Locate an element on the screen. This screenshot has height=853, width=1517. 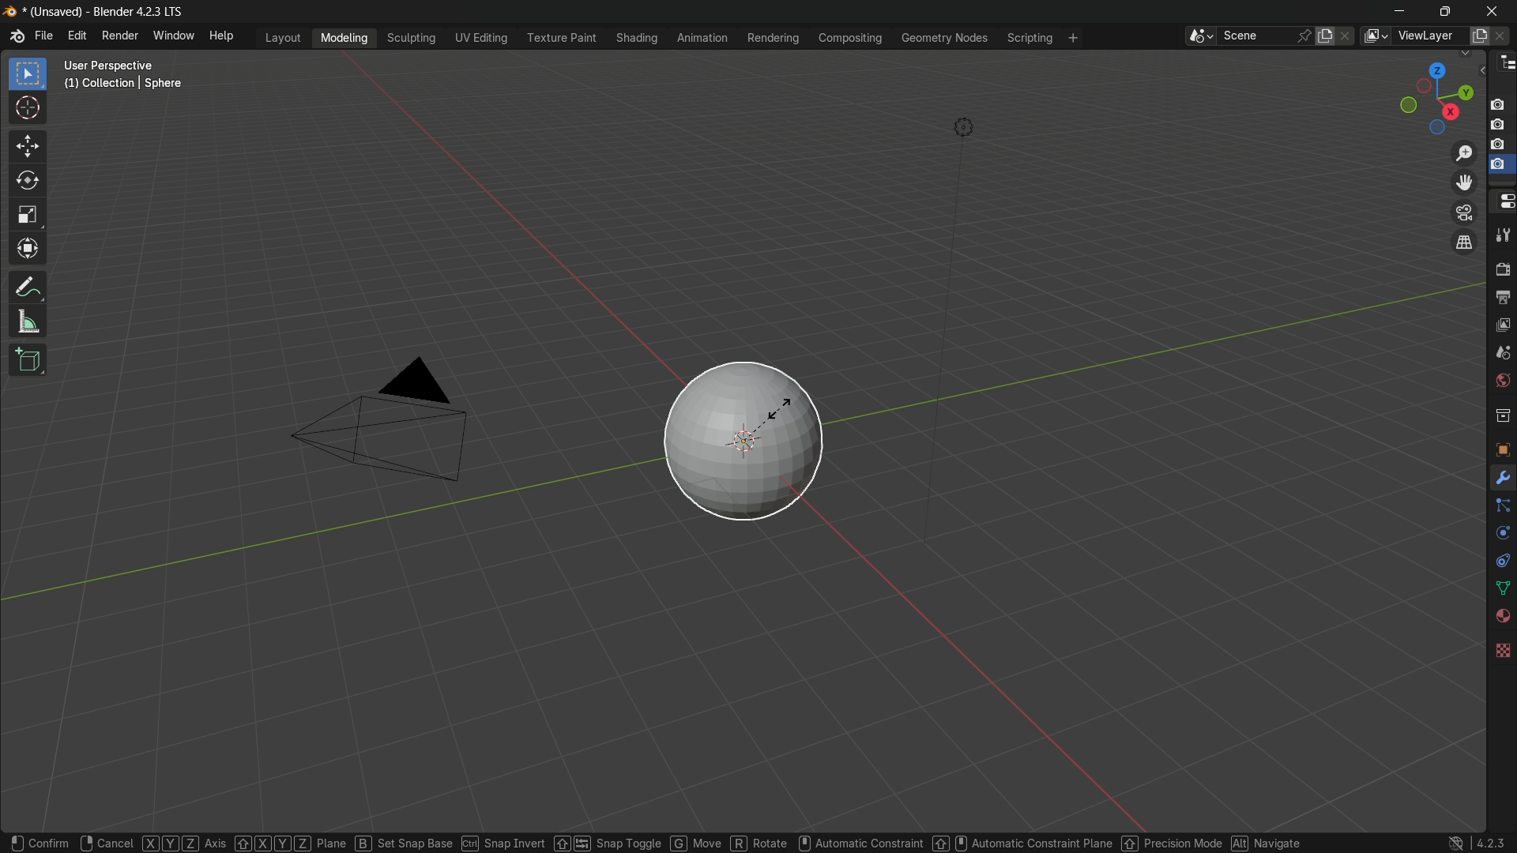
4.2.3 is located at coordinates (1474, 835).